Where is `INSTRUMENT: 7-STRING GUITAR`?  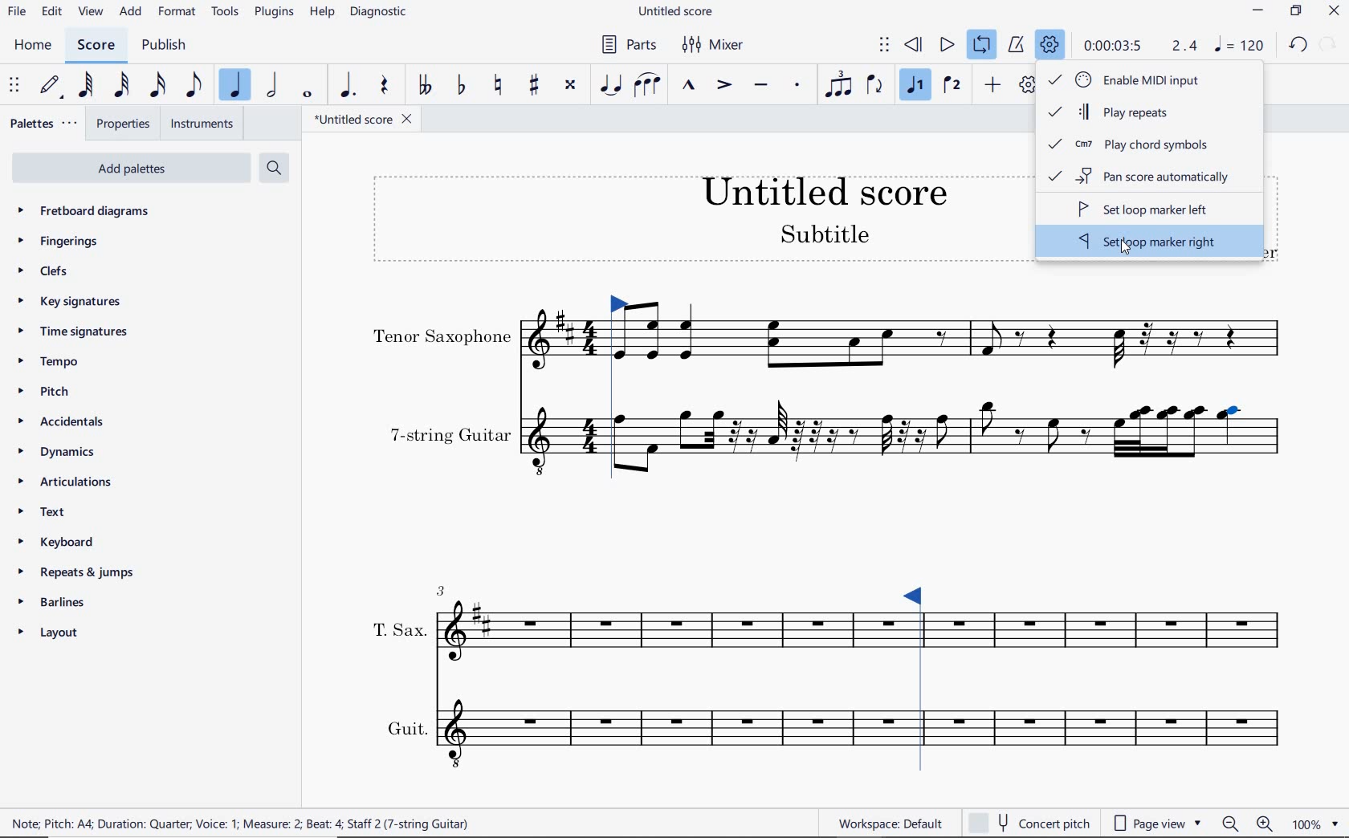 INSTRUMENT: 7-STRING GUITAR is located at coordinates (1236, 456).